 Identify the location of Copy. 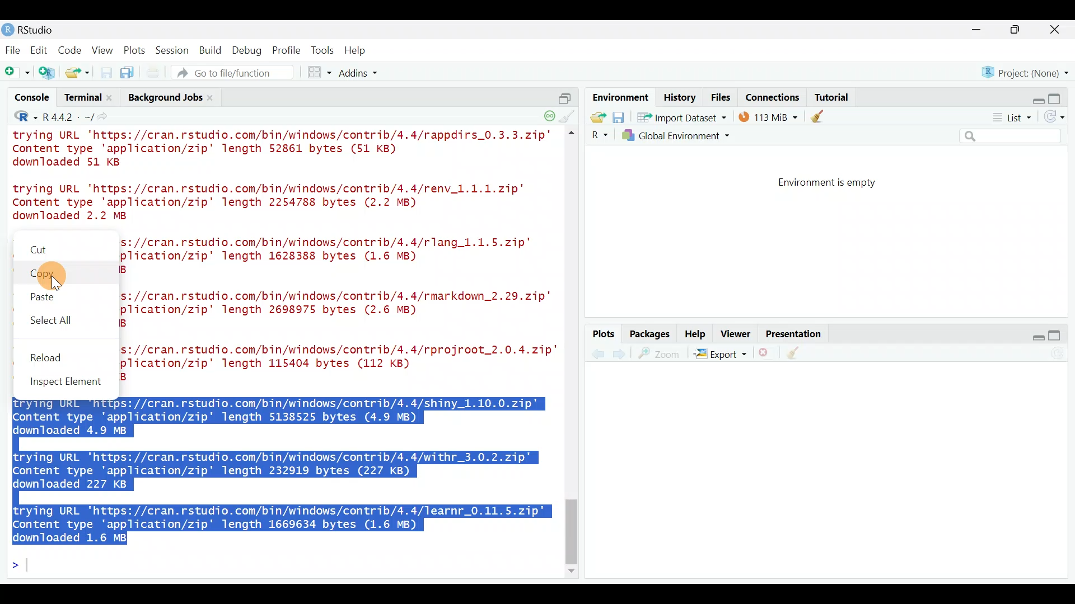
(60, 273).